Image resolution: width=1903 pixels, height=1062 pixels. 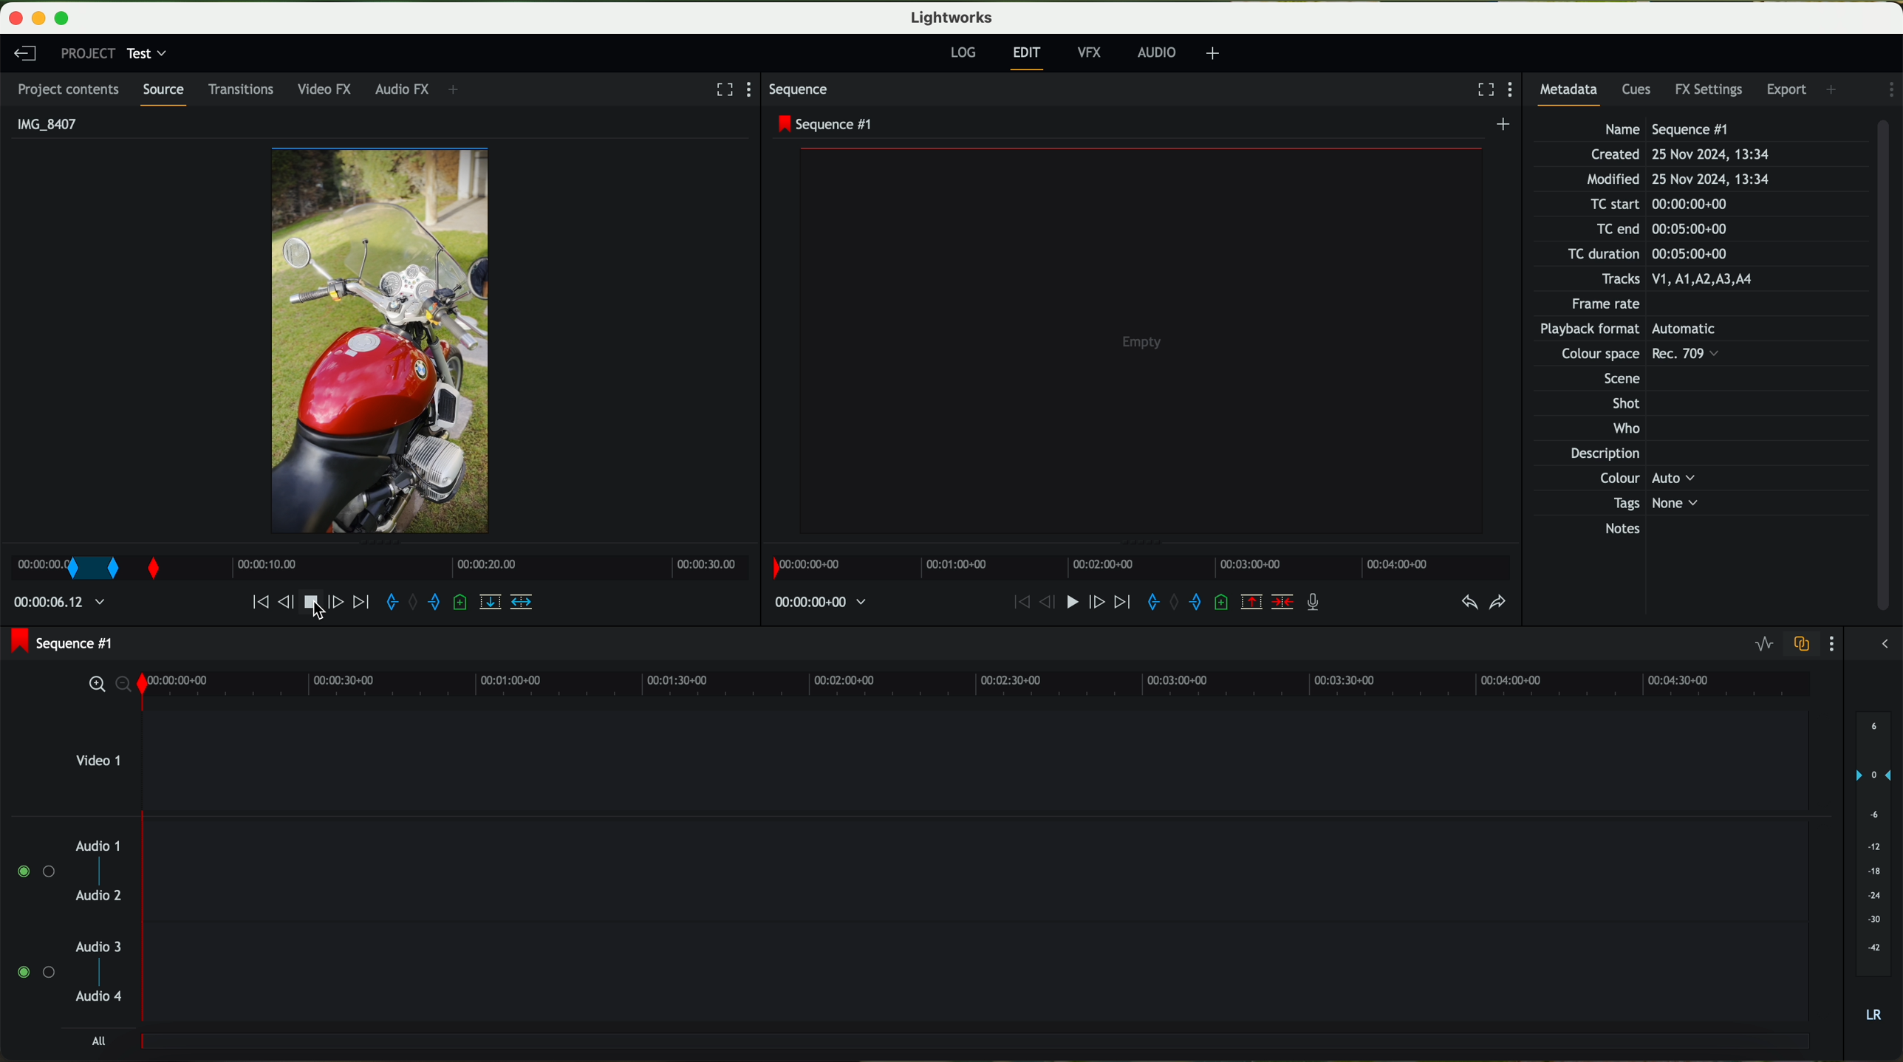 I want to click on show settings menu, so click(x=1889, y=89).